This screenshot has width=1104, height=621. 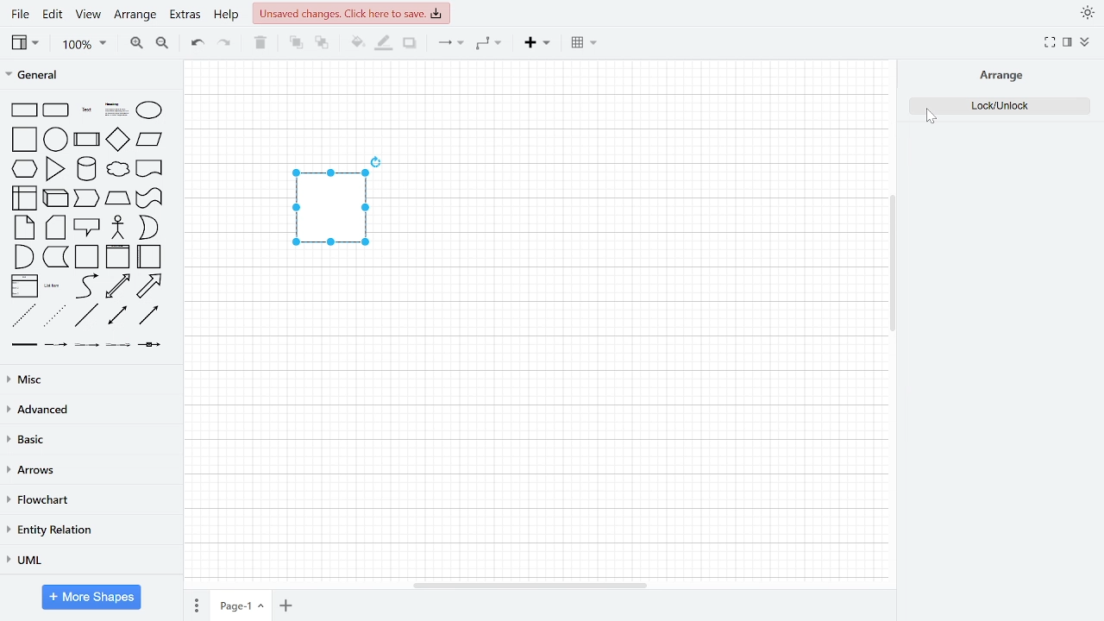 I want to click on file, so click(x=19, y=14).